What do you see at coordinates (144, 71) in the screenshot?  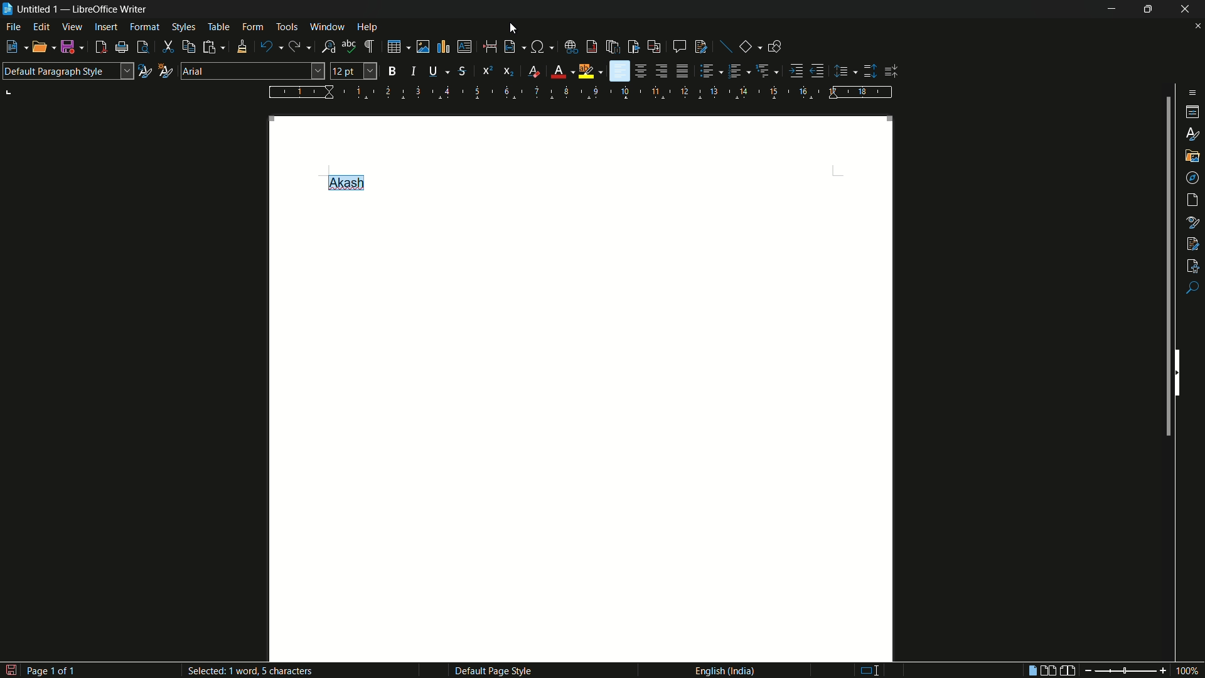 I see `update selected style` at bounding box center [144, 71].